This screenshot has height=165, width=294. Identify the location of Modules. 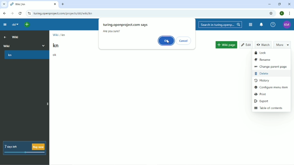
(250, 24).